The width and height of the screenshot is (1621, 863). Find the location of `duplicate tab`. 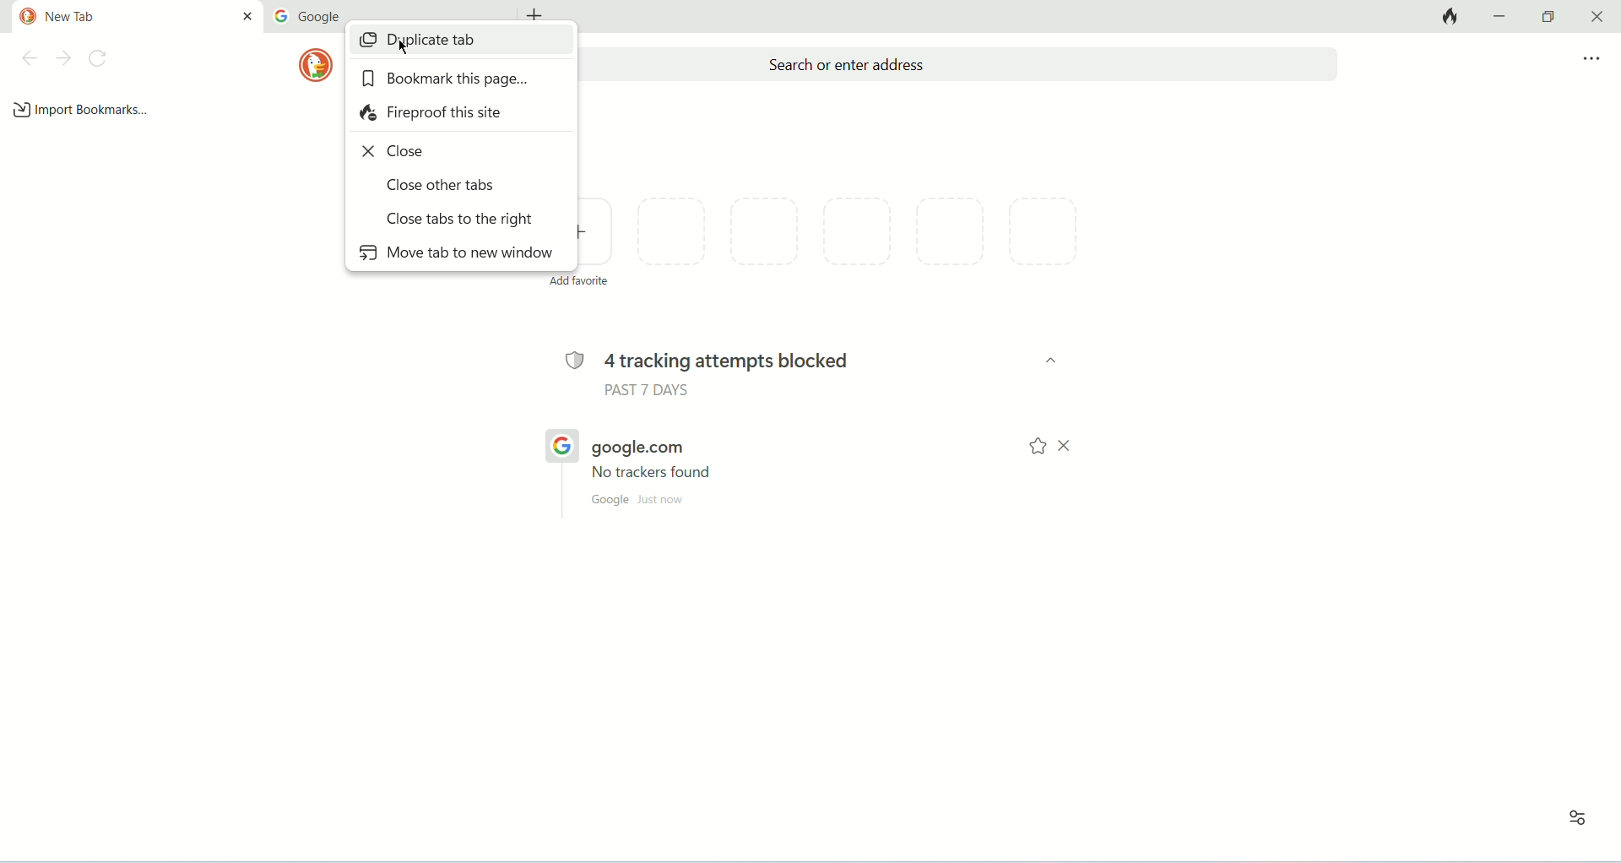

duplicate tab is located at coordinates (453, 45).